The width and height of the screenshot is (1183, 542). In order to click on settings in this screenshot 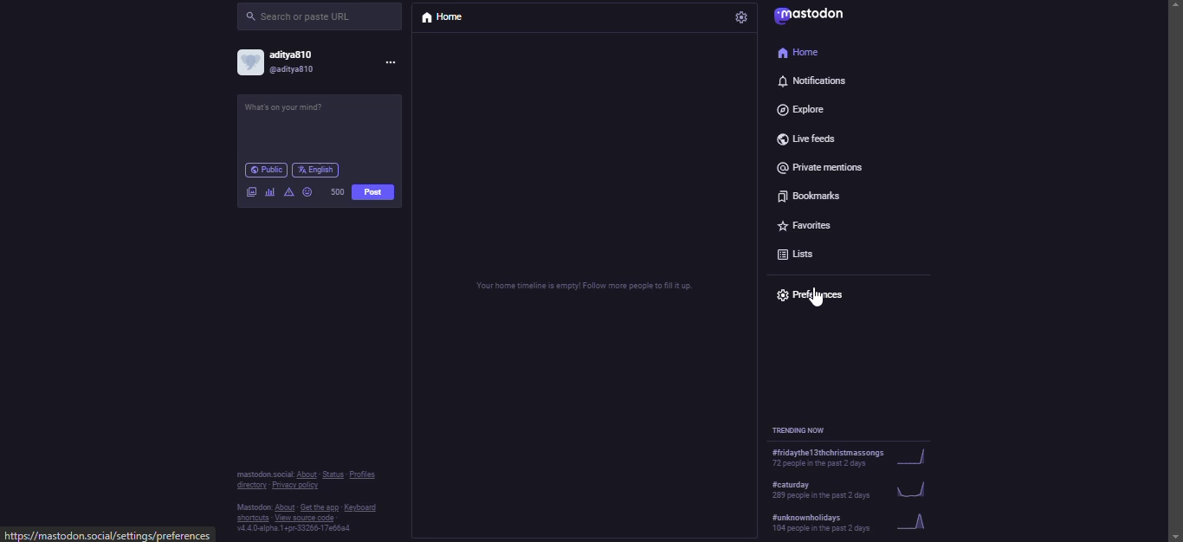, I will do `click(740, 18)`.